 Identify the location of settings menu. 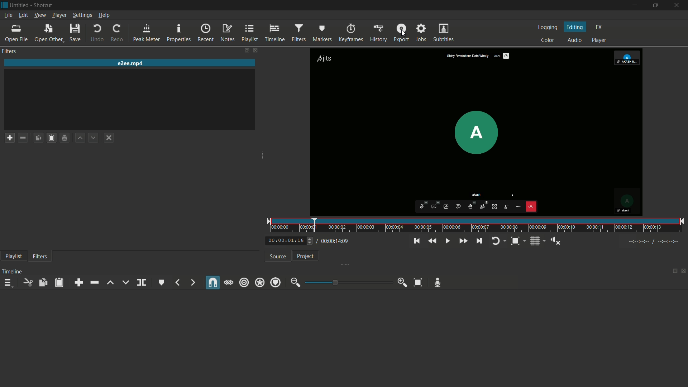
(82, 16).